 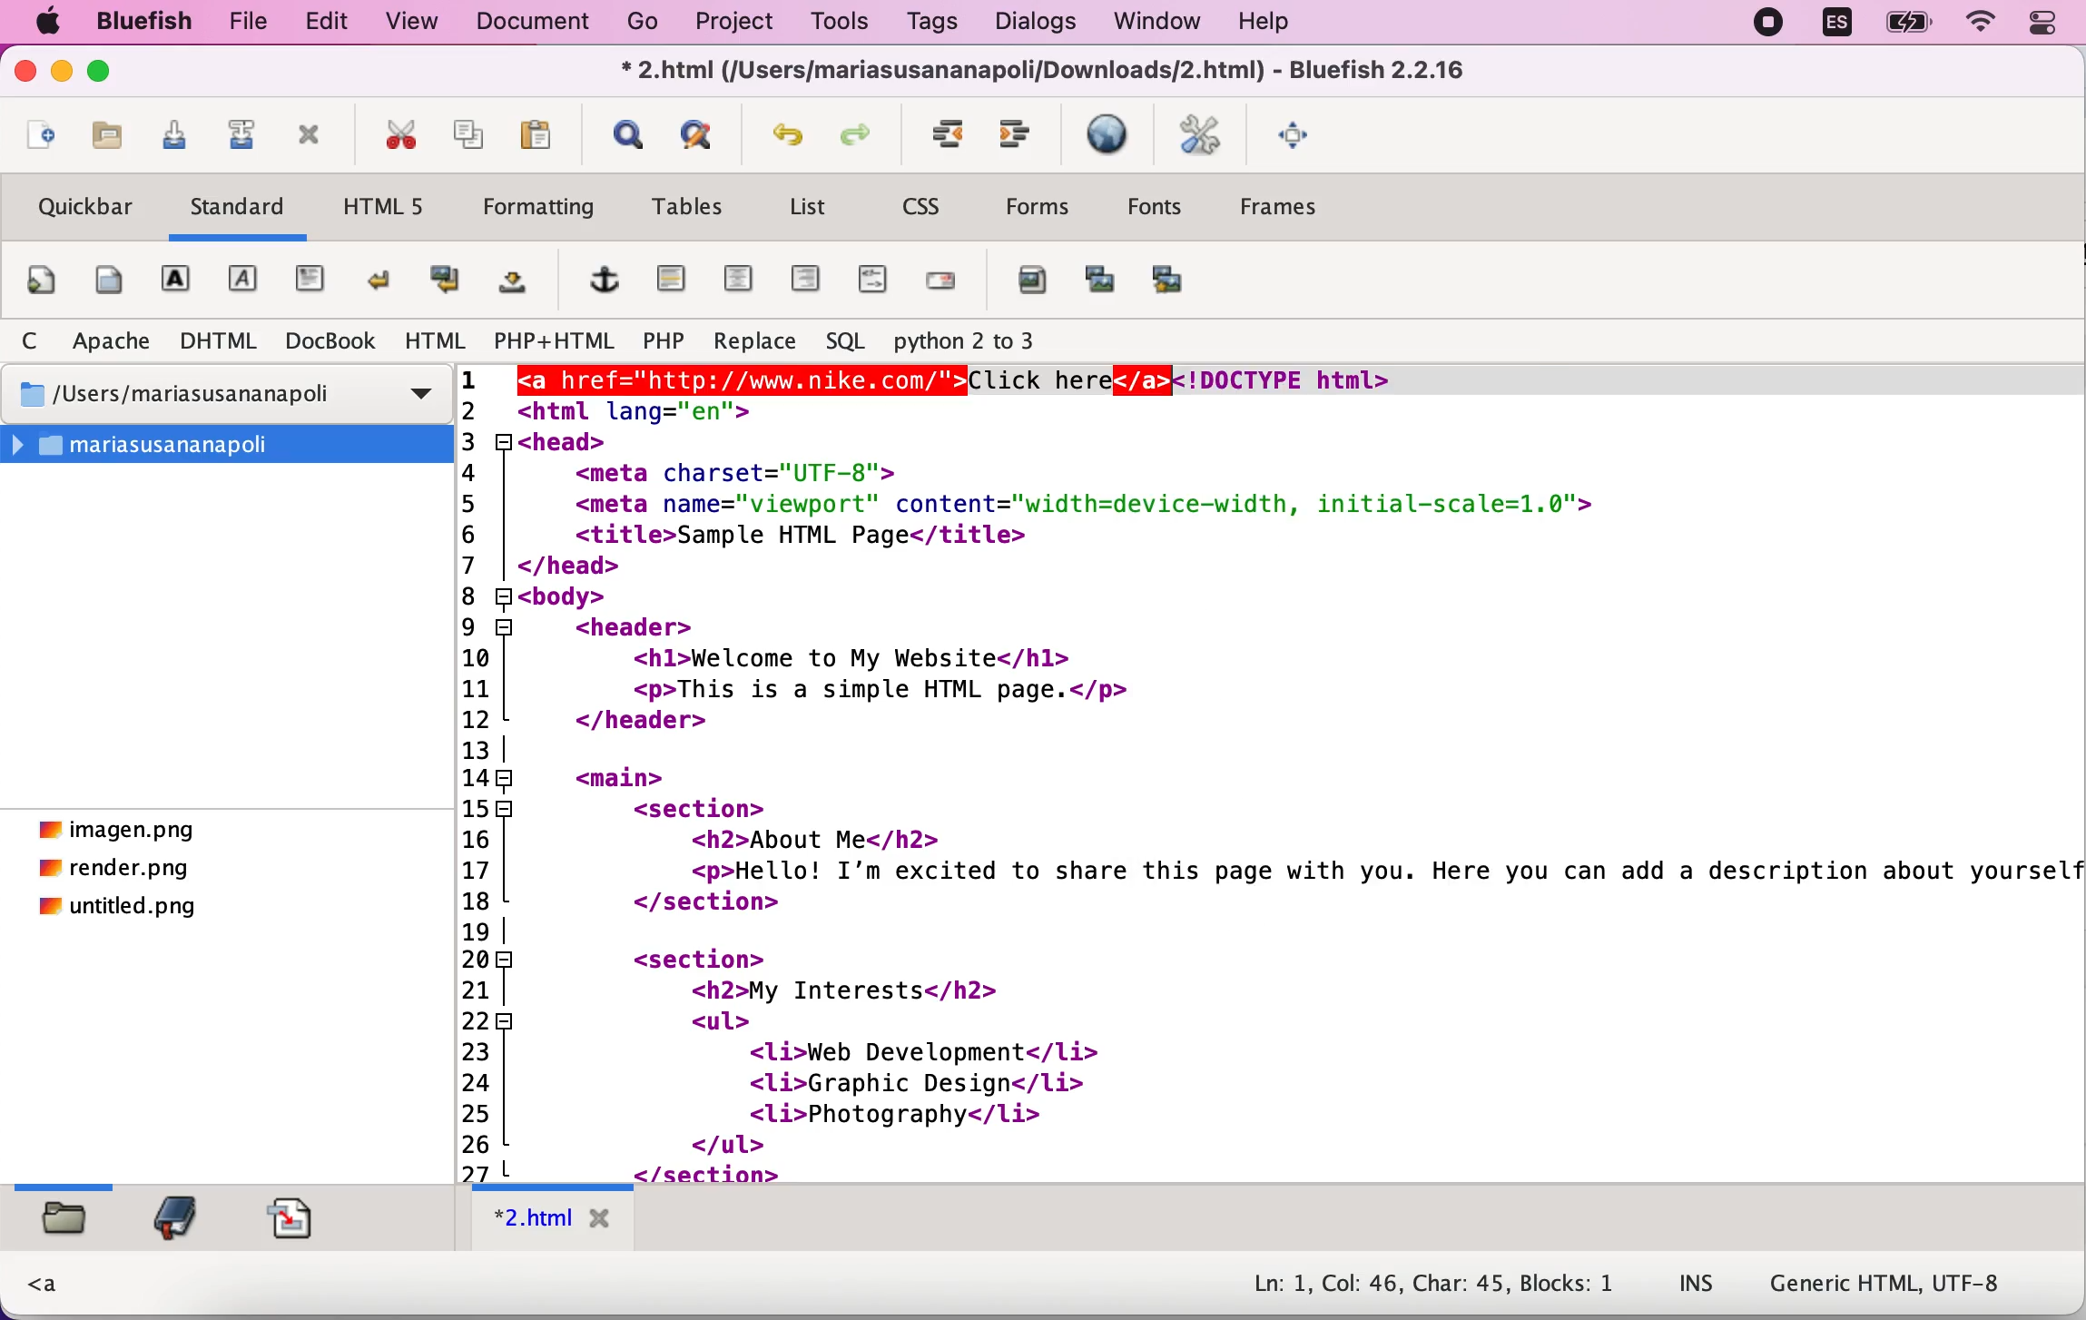 What do you see at coordinates (1038, 21) in the screenshot?
I see `dialogs` at bounding box center [1038, 21].